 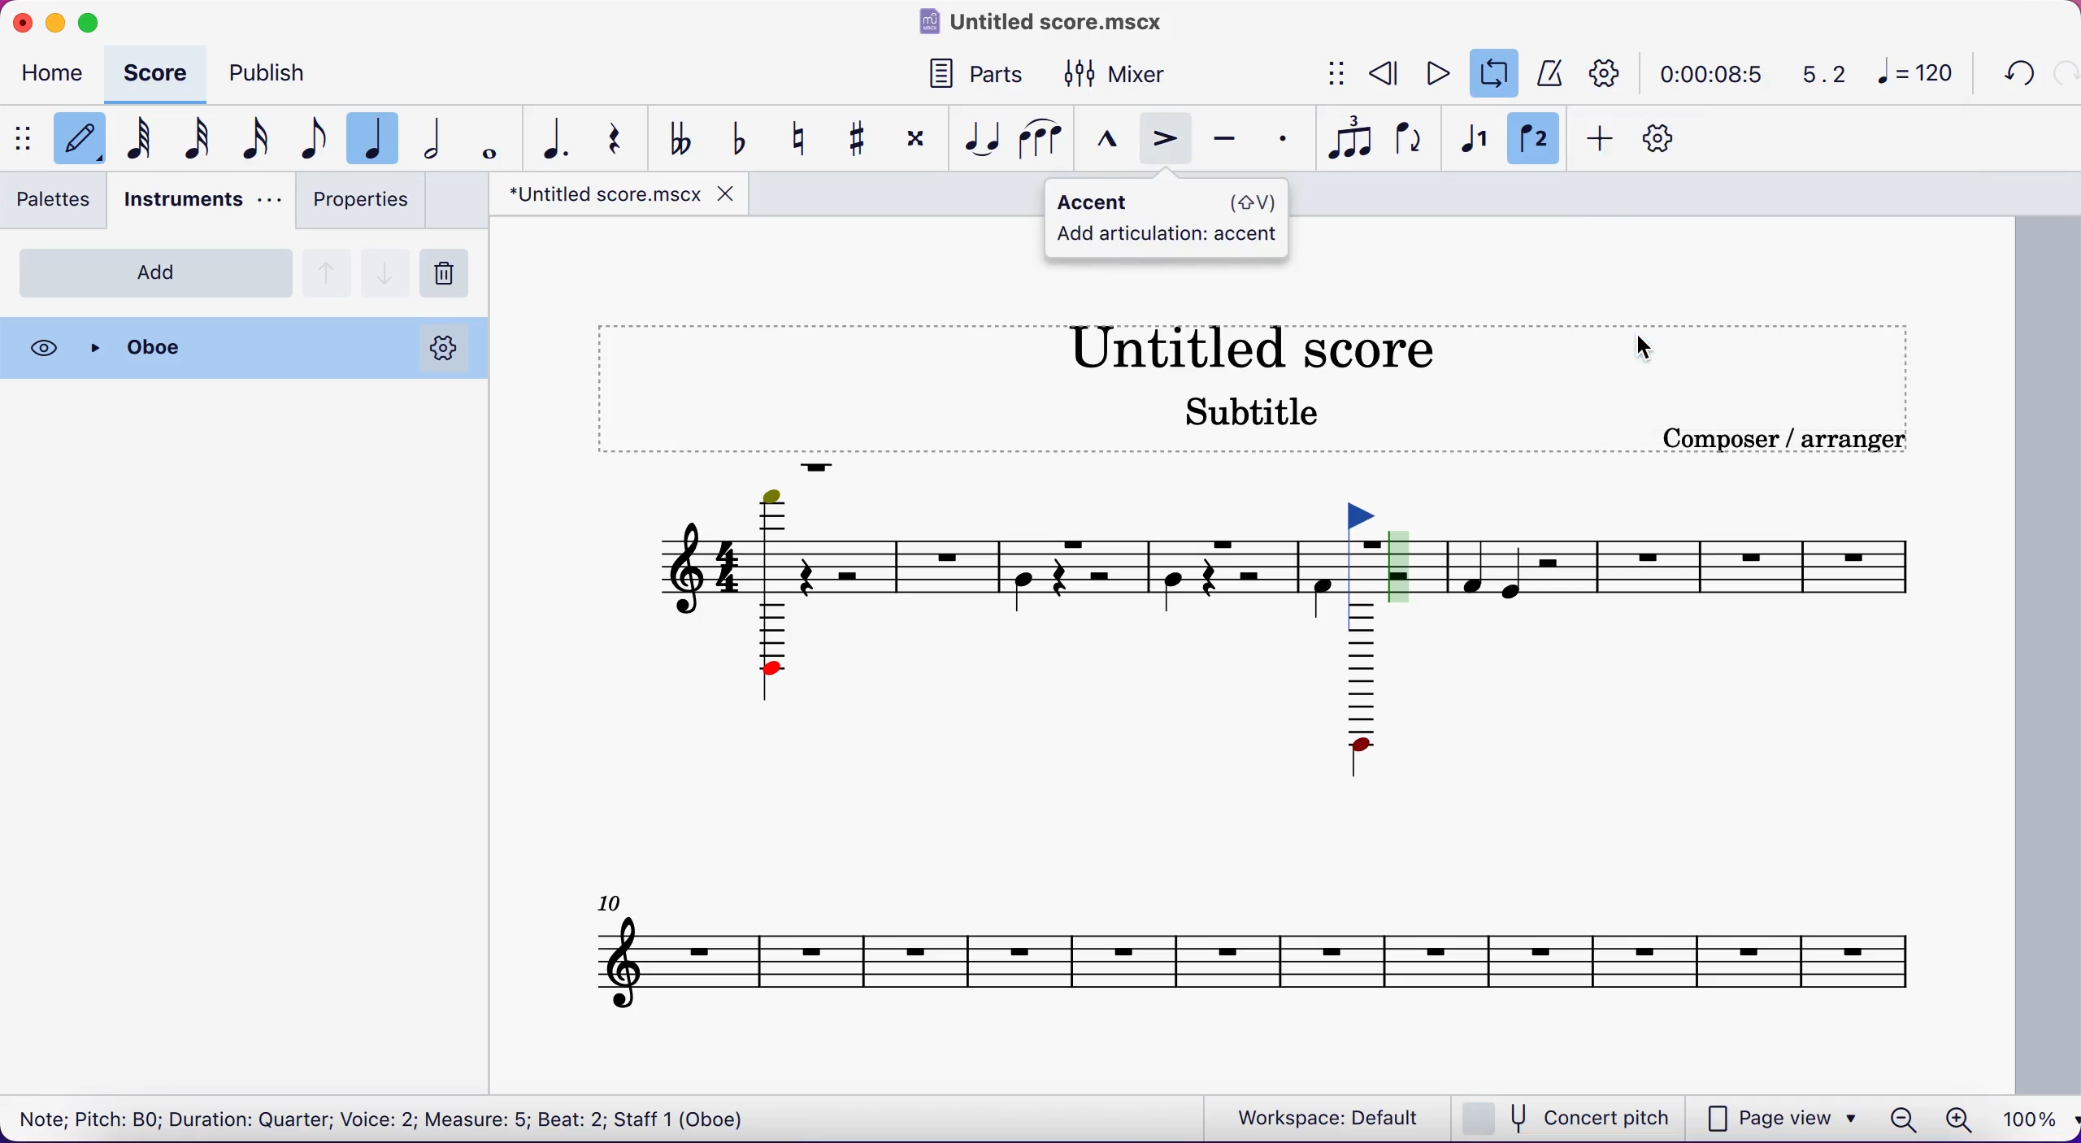 I want to click on mixer, so click(x=1133, y=72).